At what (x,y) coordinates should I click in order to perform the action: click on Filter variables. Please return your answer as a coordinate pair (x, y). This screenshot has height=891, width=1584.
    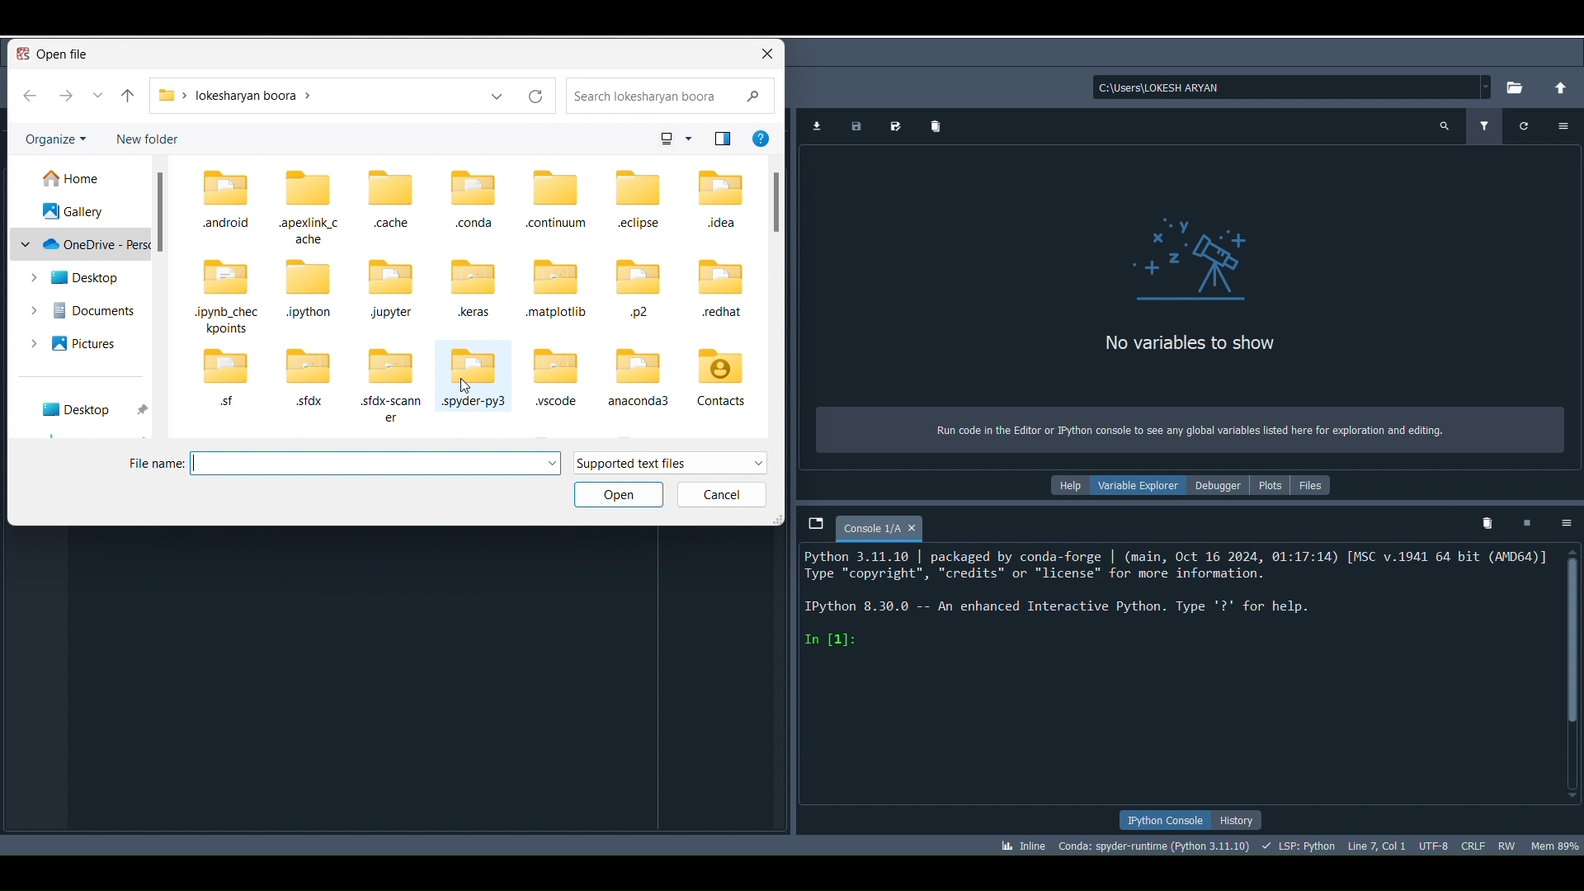
    Looking at the image, I should click on (1486, 126).